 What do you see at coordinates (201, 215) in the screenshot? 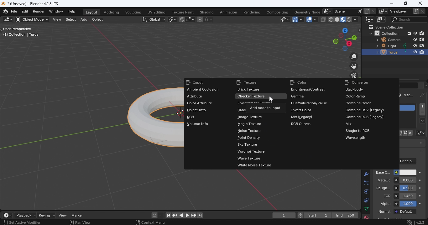
I see `Jump to first/last frame in frame range` at bounding box center [201, 215].